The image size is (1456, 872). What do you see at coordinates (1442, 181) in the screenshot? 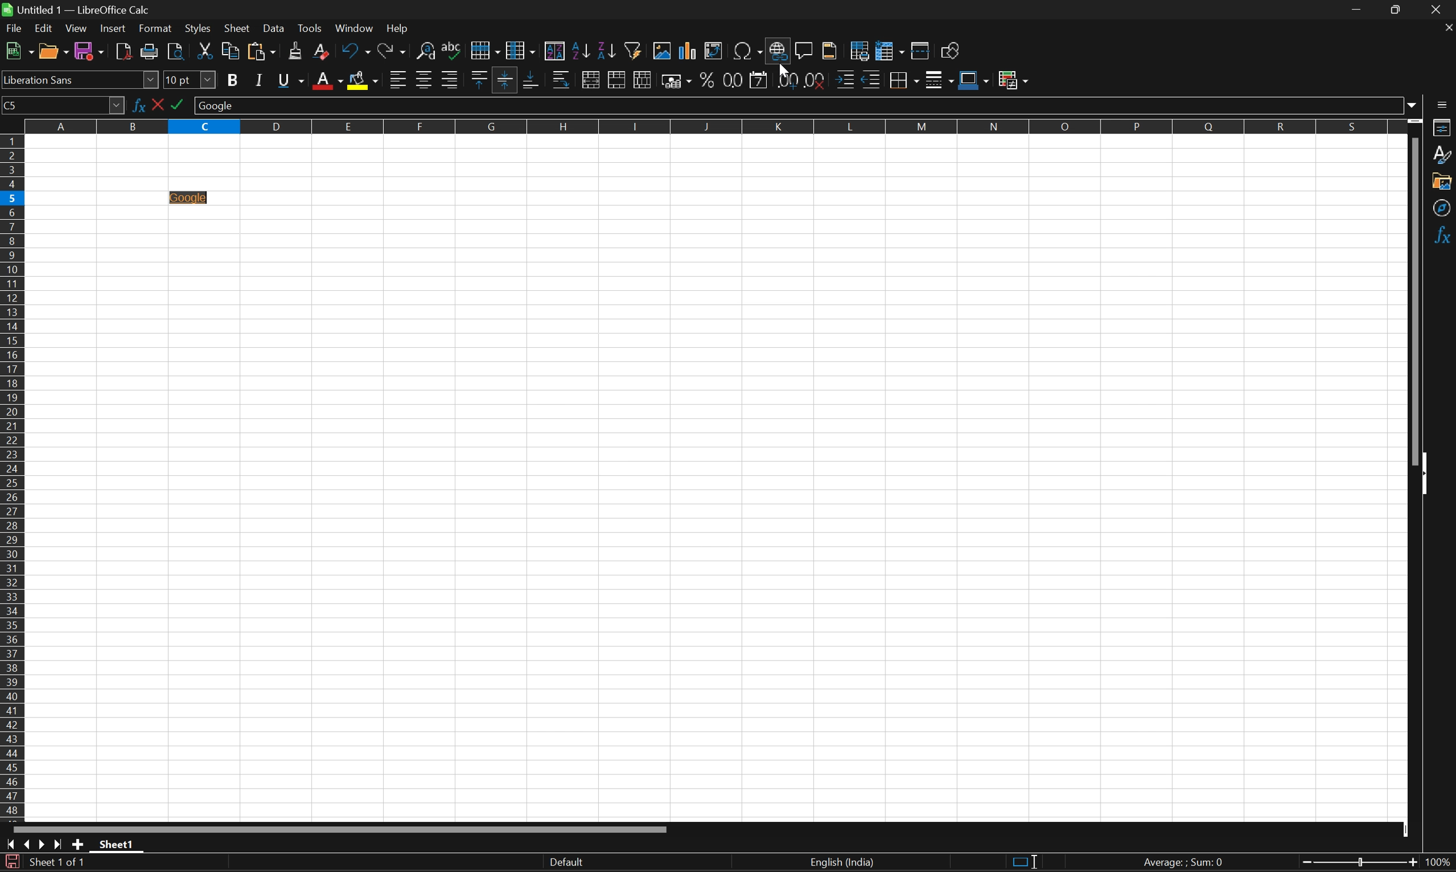
I see `Gallery` at bounding box center [1442, 181].